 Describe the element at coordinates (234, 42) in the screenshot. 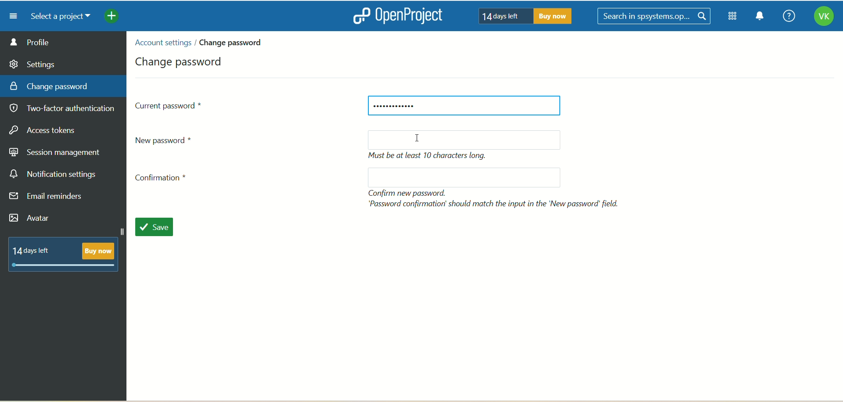

I see `change password` at that location.